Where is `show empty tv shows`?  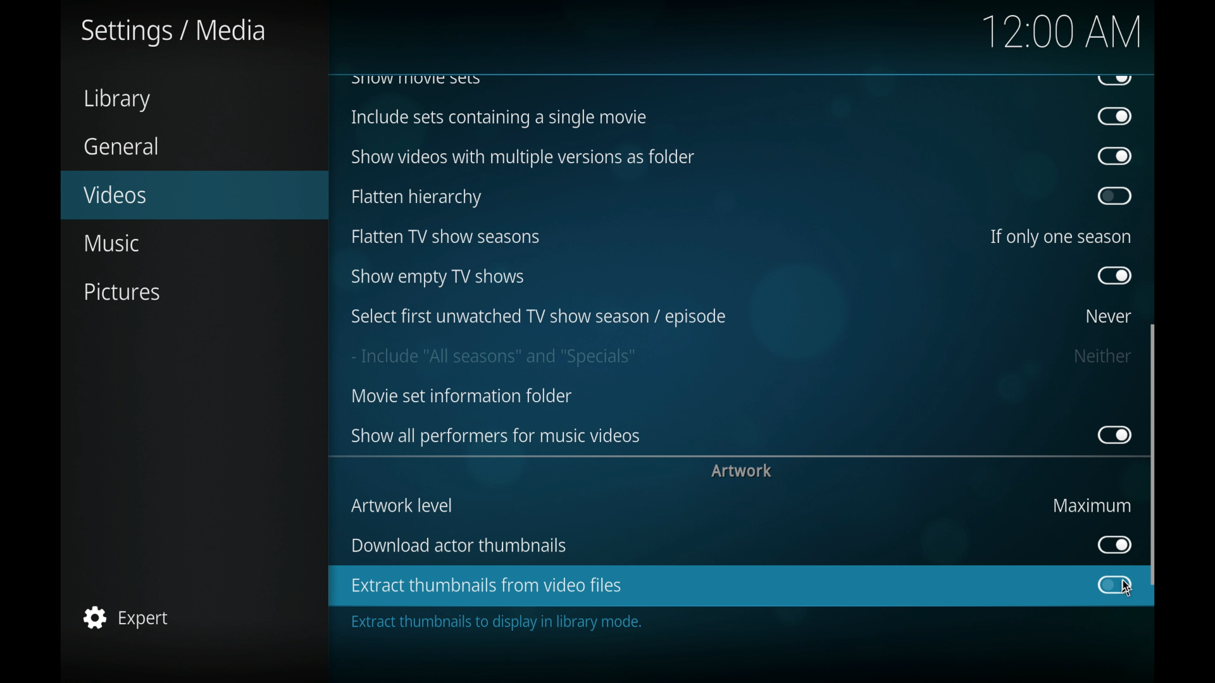
show empty tv shows is located at coordinates (439, 278).